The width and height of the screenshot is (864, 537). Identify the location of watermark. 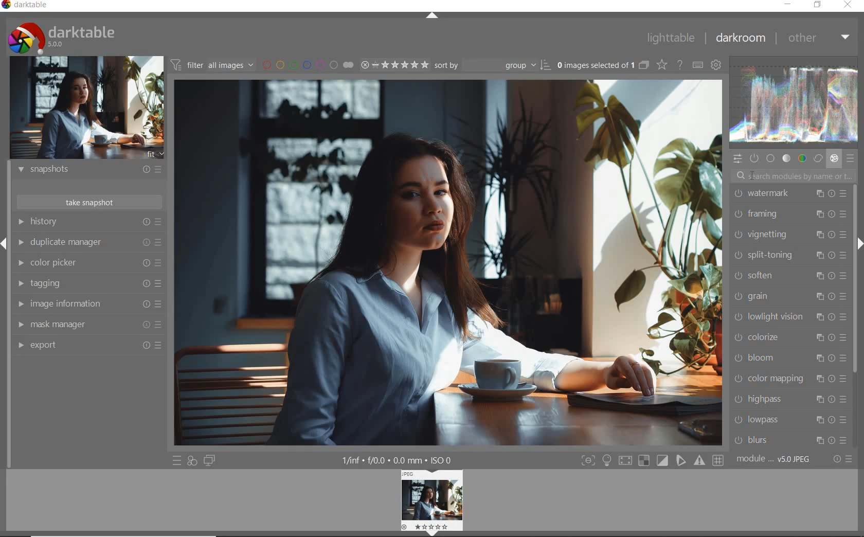
(790, 194).